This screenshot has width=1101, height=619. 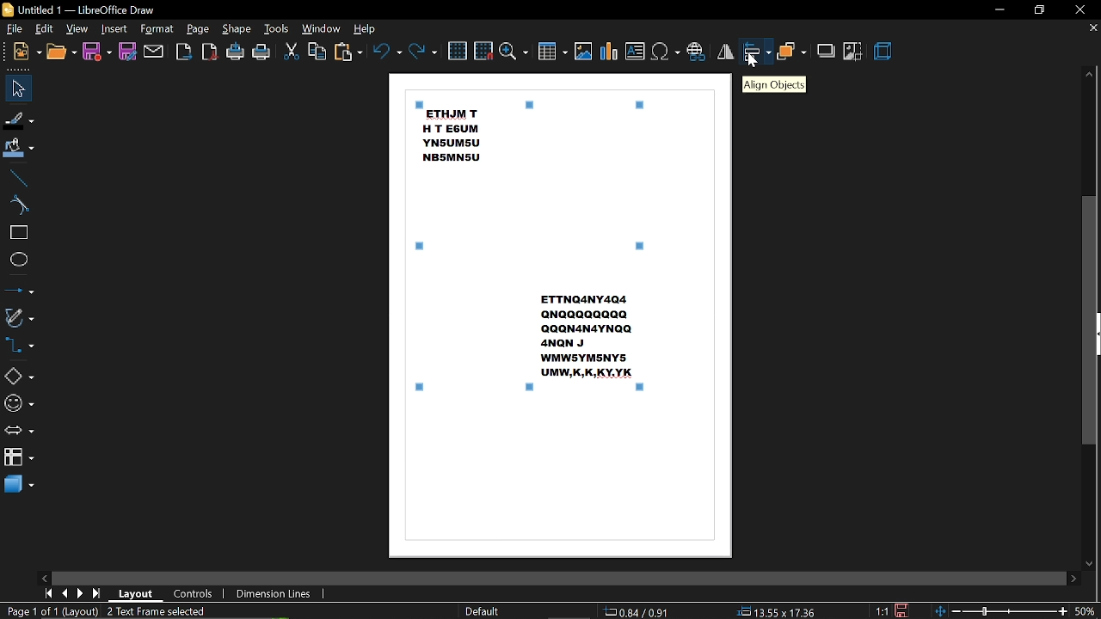 What do you see at coordinates (198, 28) in the screenshot?
I see `page` at bounding box center [198, 28].